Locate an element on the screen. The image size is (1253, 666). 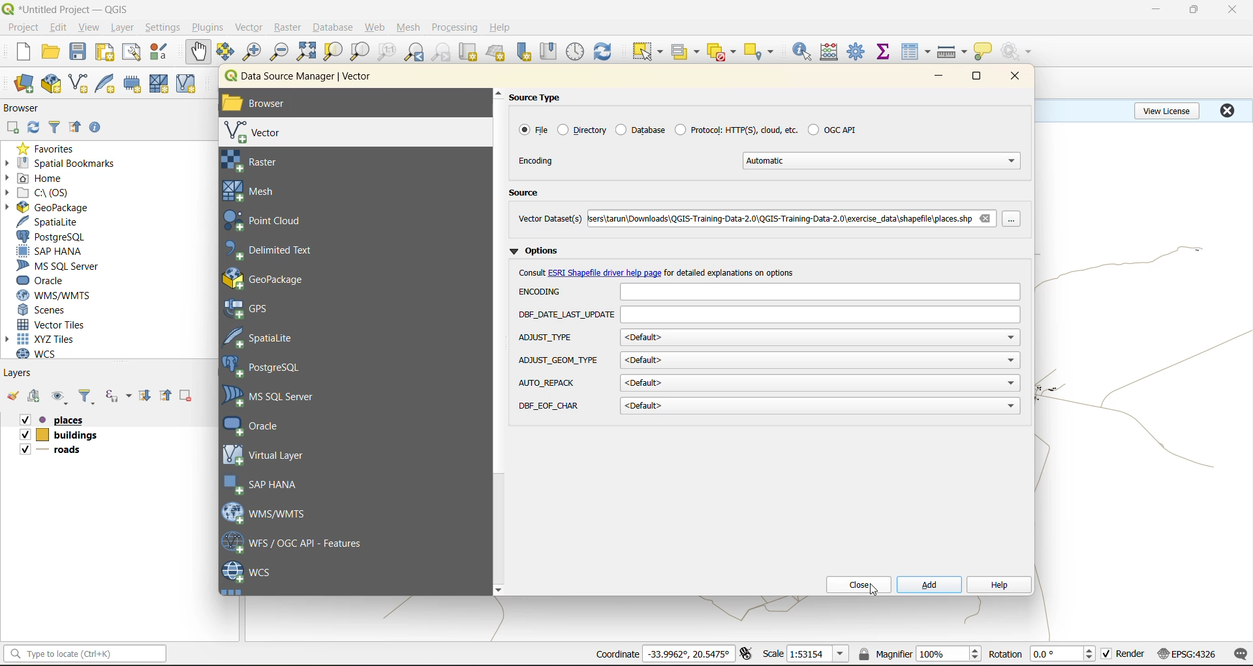
help is located at coordinates (998, 586).